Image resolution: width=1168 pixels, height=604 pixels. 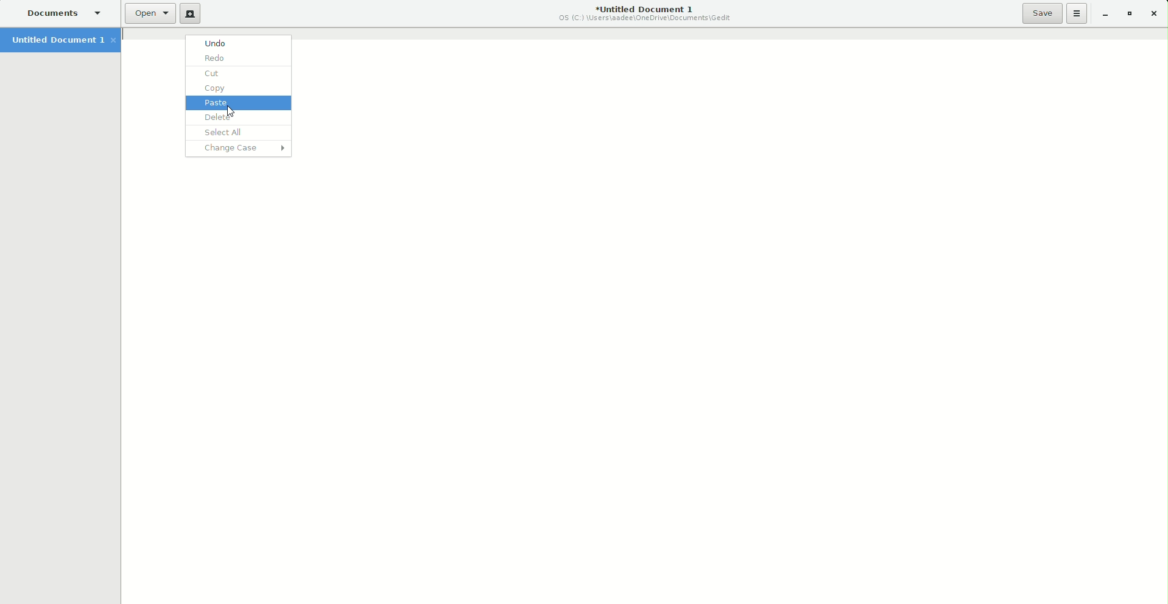 What do you see at coordinates (150, 13) in the screenshot?
I see `Open` at bounding box center [150, 13].